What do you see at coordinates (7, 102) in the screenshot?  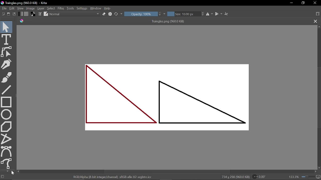 I see `Rectangle tool` at bounding box center [7, 102].